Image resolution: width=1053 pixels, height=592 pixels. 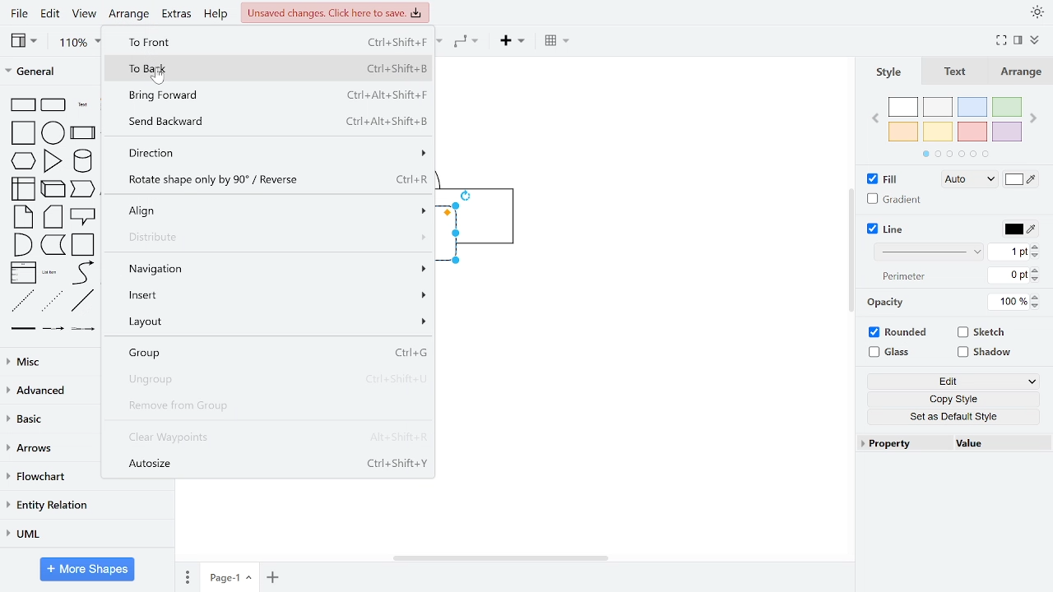 I want to click on advanced, so click(x=49, y=389).